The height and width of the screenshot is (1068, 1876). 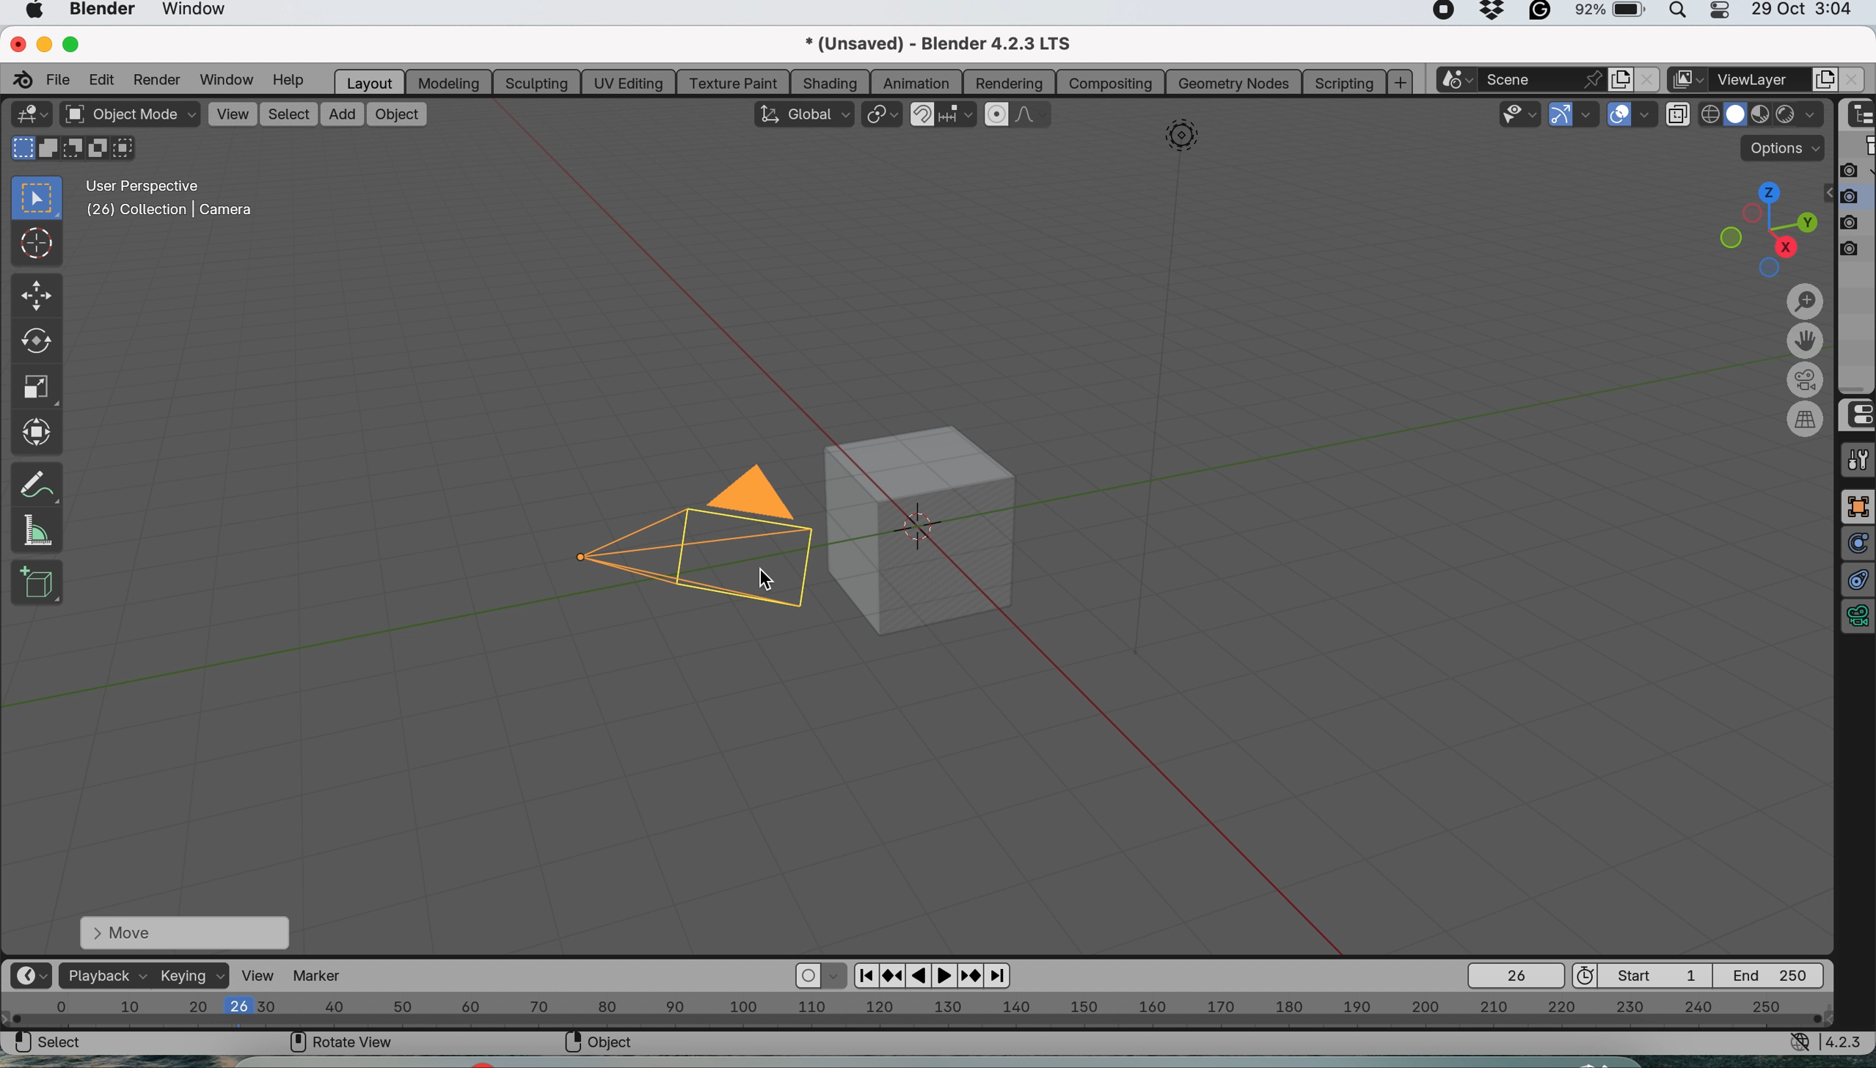 What do you see at coordinates (36, 389) in the screenshot?
I see `scale` at bounding box center [36, 389].